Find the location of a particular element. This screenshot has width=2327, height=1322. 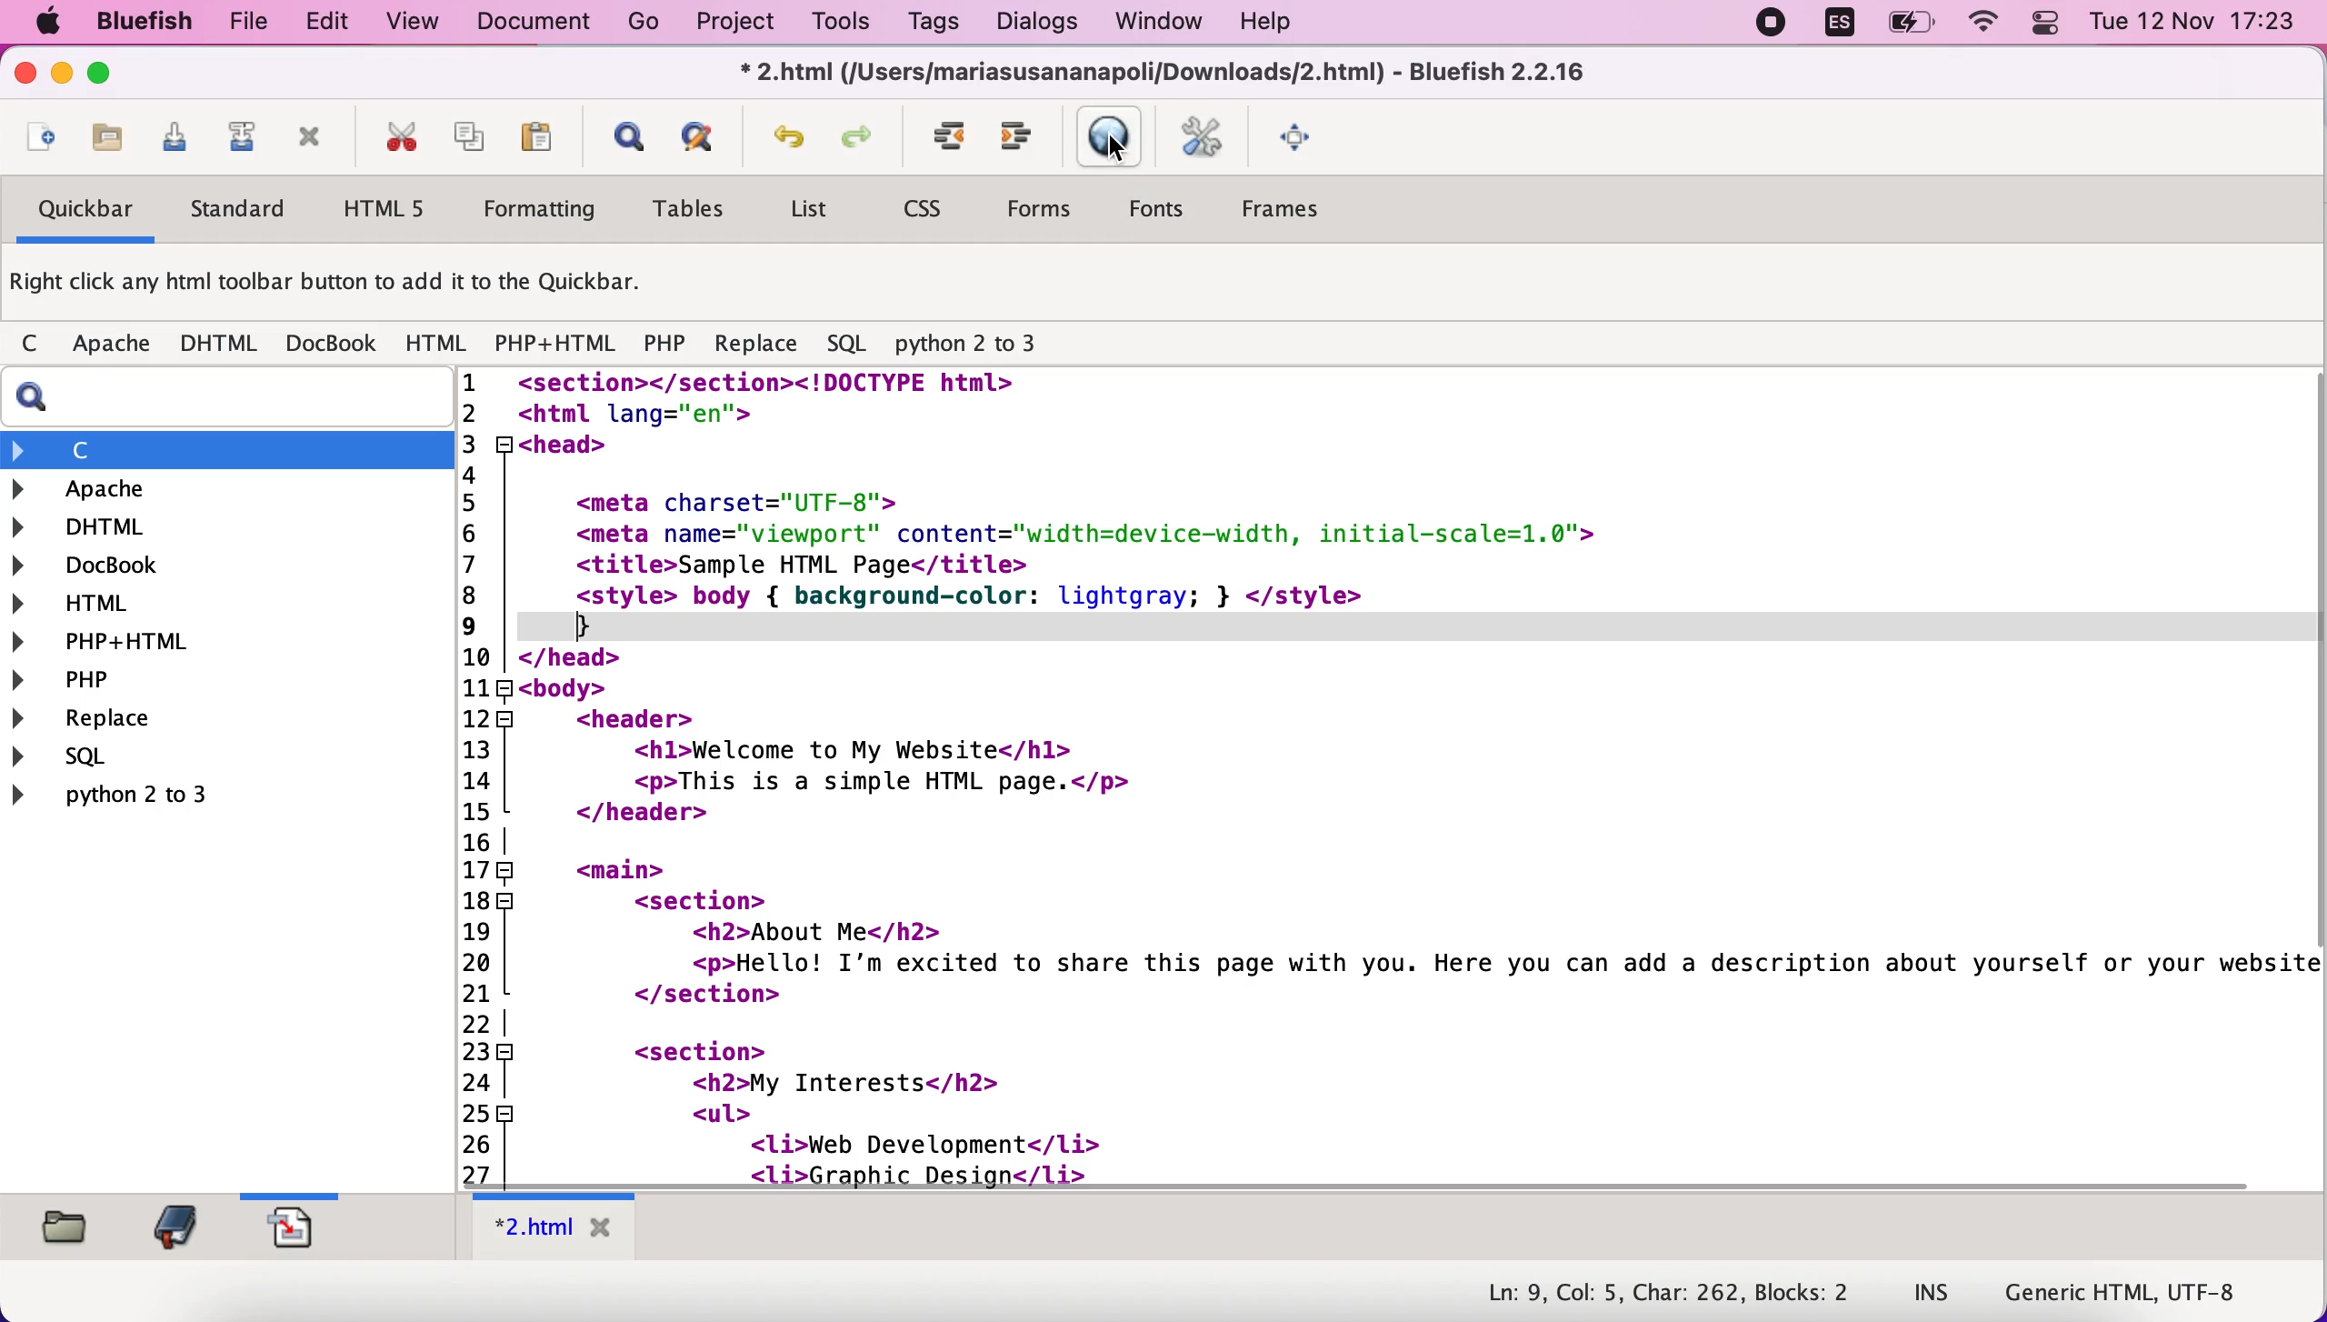

language is located at coordinates (1840, 27).